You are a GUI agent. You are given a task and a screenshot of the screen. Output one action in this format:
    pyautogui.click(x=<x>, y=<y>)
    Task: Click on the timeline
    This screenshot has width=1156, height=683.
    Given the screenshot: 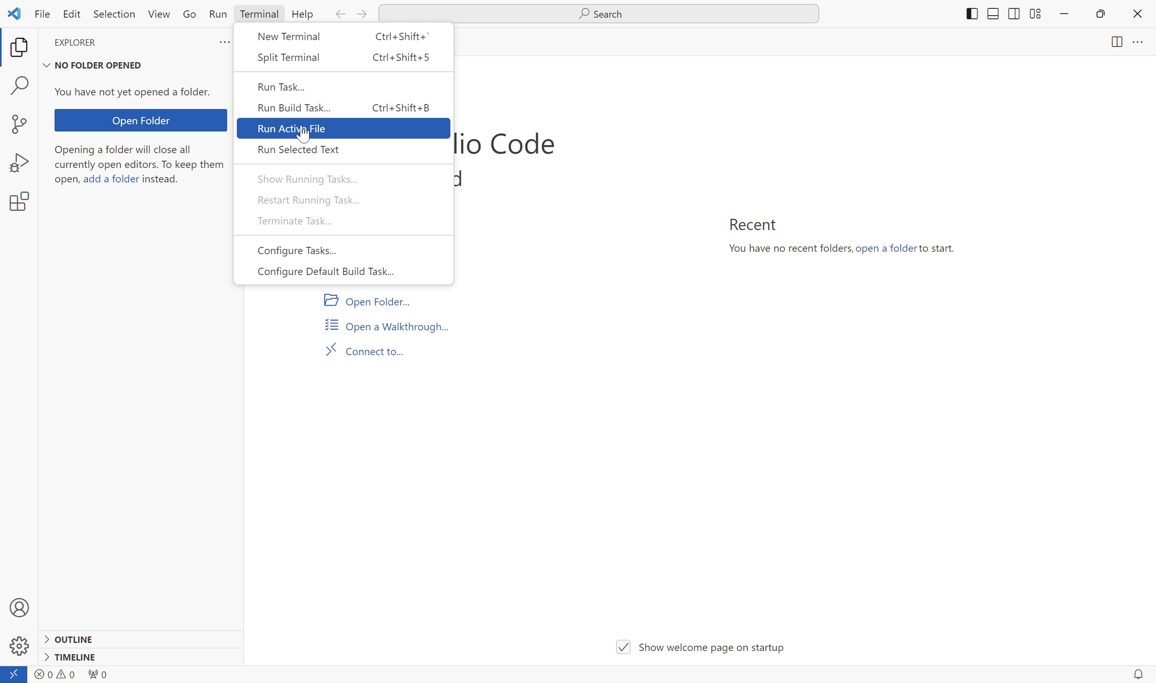 What is the action you would take?
    pyautogui.click(x=77, y=657)
    